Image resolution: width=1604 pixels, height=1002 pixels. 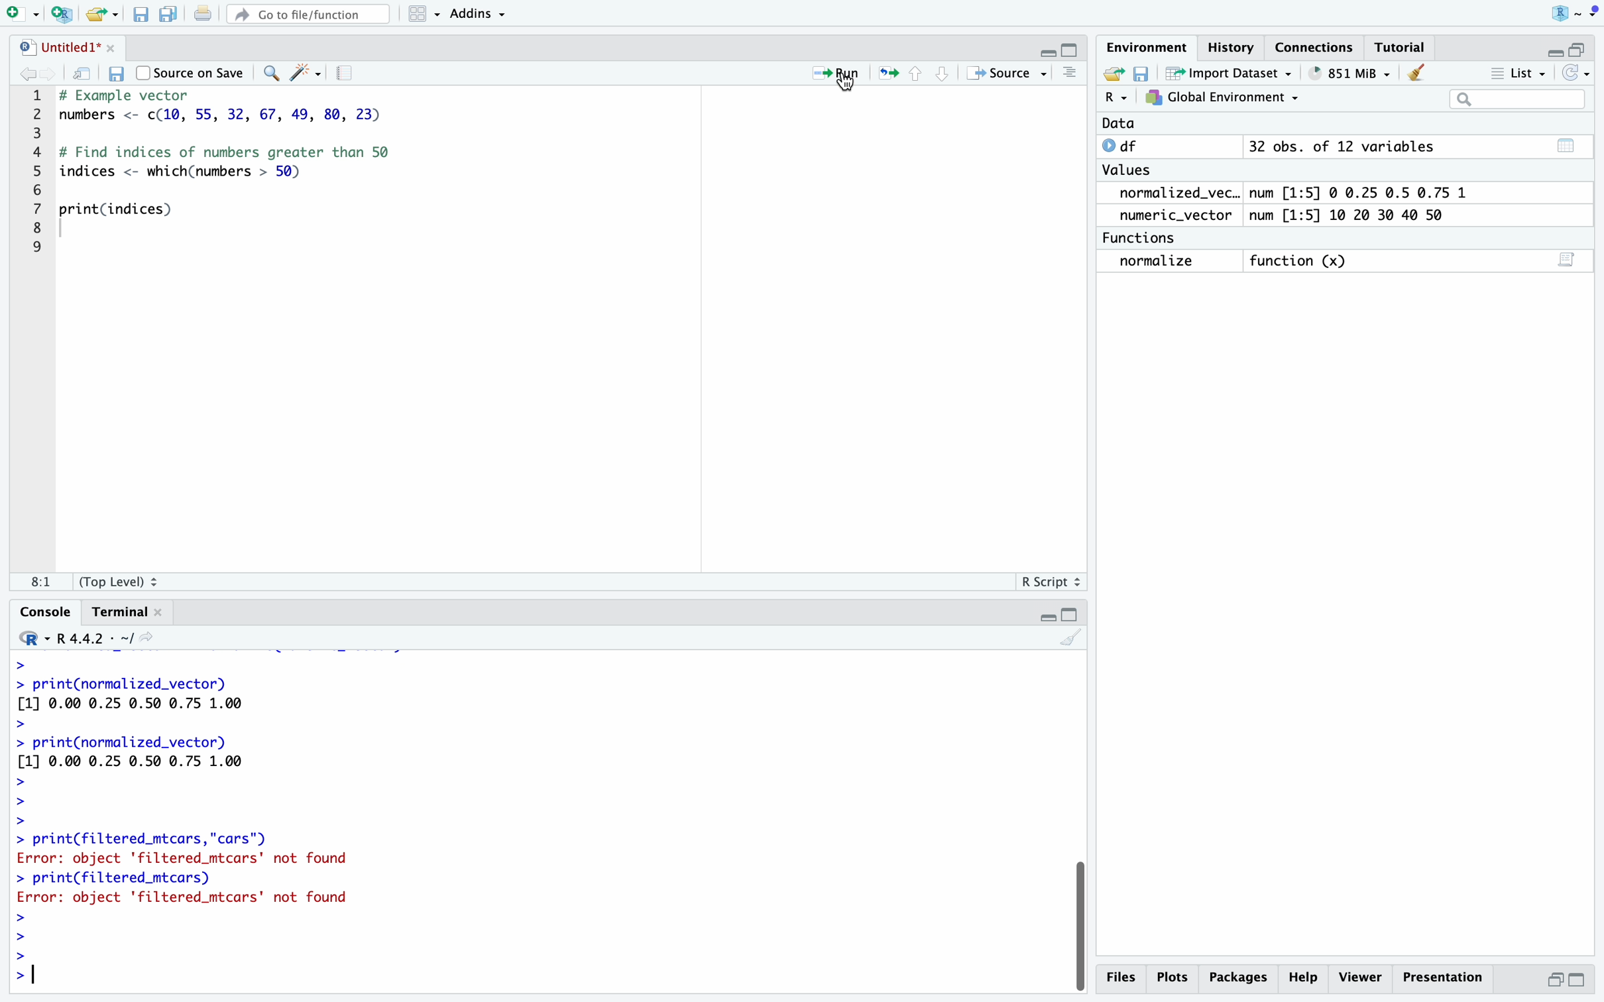 What do you see at coordinates (166, 14) in the screenshot?
I see `save all open document` at bounding box center [166, 14].